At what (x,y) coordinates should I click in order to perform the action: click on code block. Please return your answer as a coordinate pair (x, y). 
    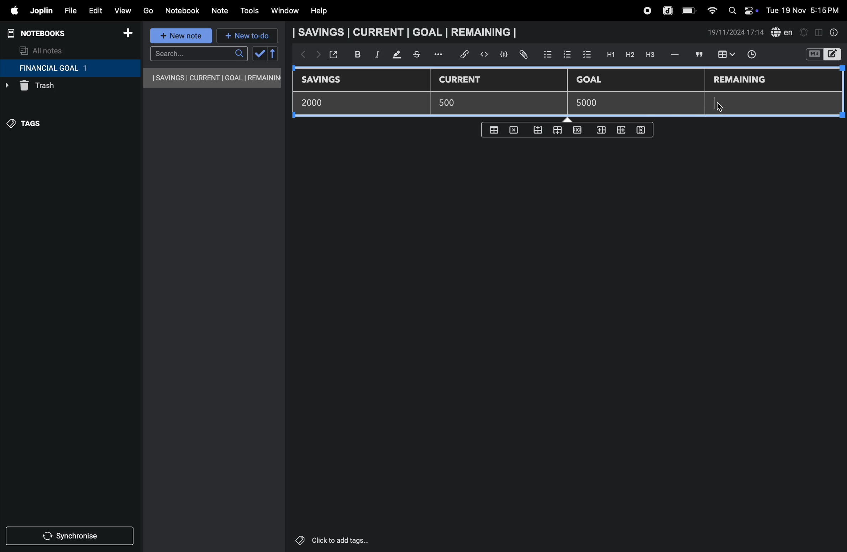
    Looking at the image, I should click on (501, 54).